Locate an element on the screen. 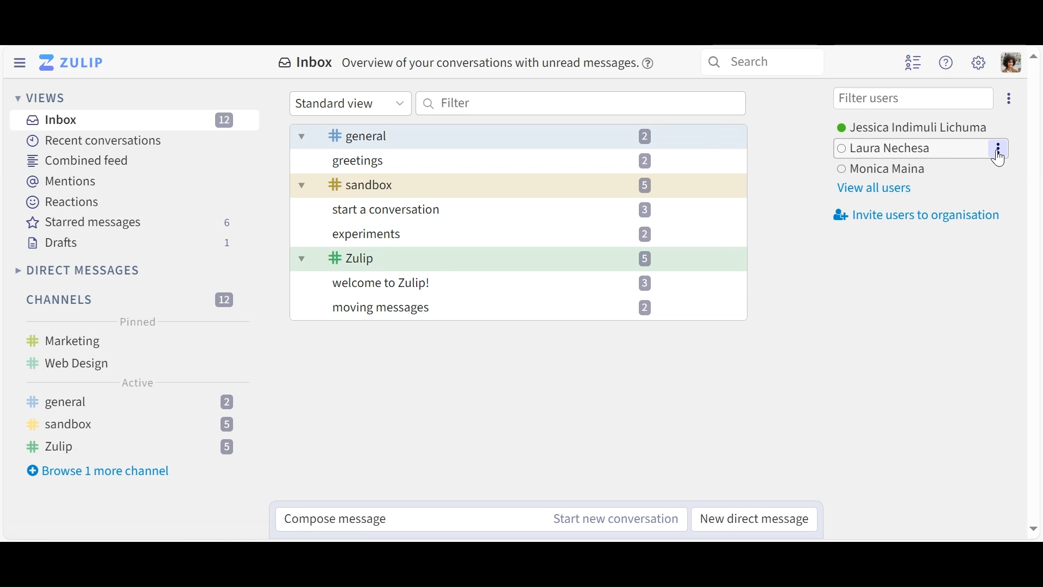 This screenshot has height=587, width=1043. Go to Home View (Inbox) is located at coordinates (73, 63).